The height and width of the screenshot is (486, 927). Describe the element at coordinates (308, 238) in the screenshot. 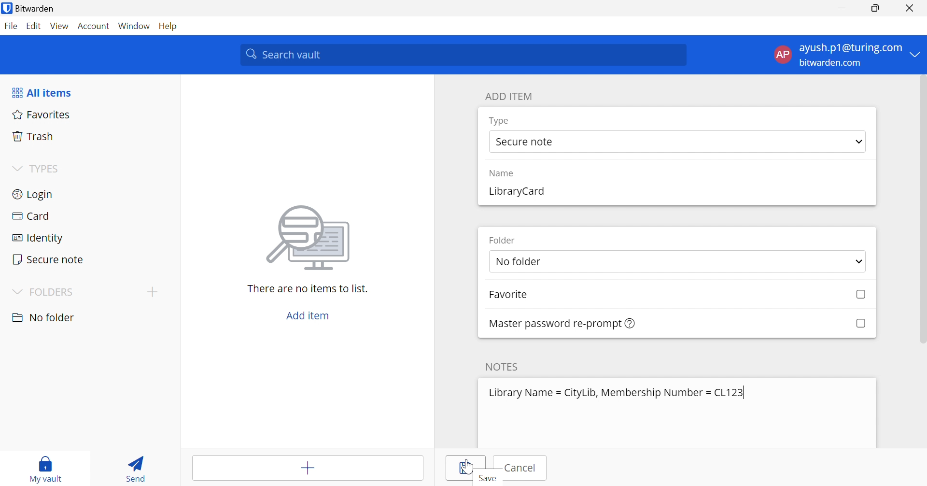

I see `image` at that location.